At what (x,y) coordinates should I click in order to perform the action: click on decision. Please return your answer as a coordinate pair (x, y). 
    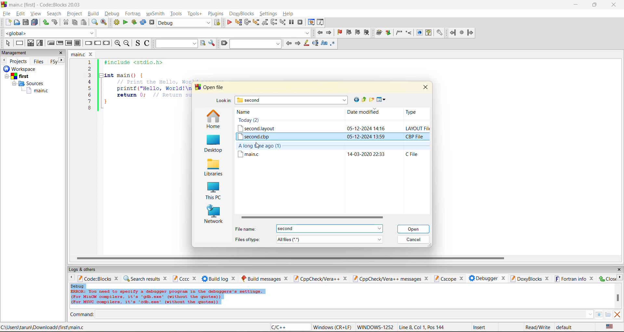
    Looking at the image, I should click on (30, 43).